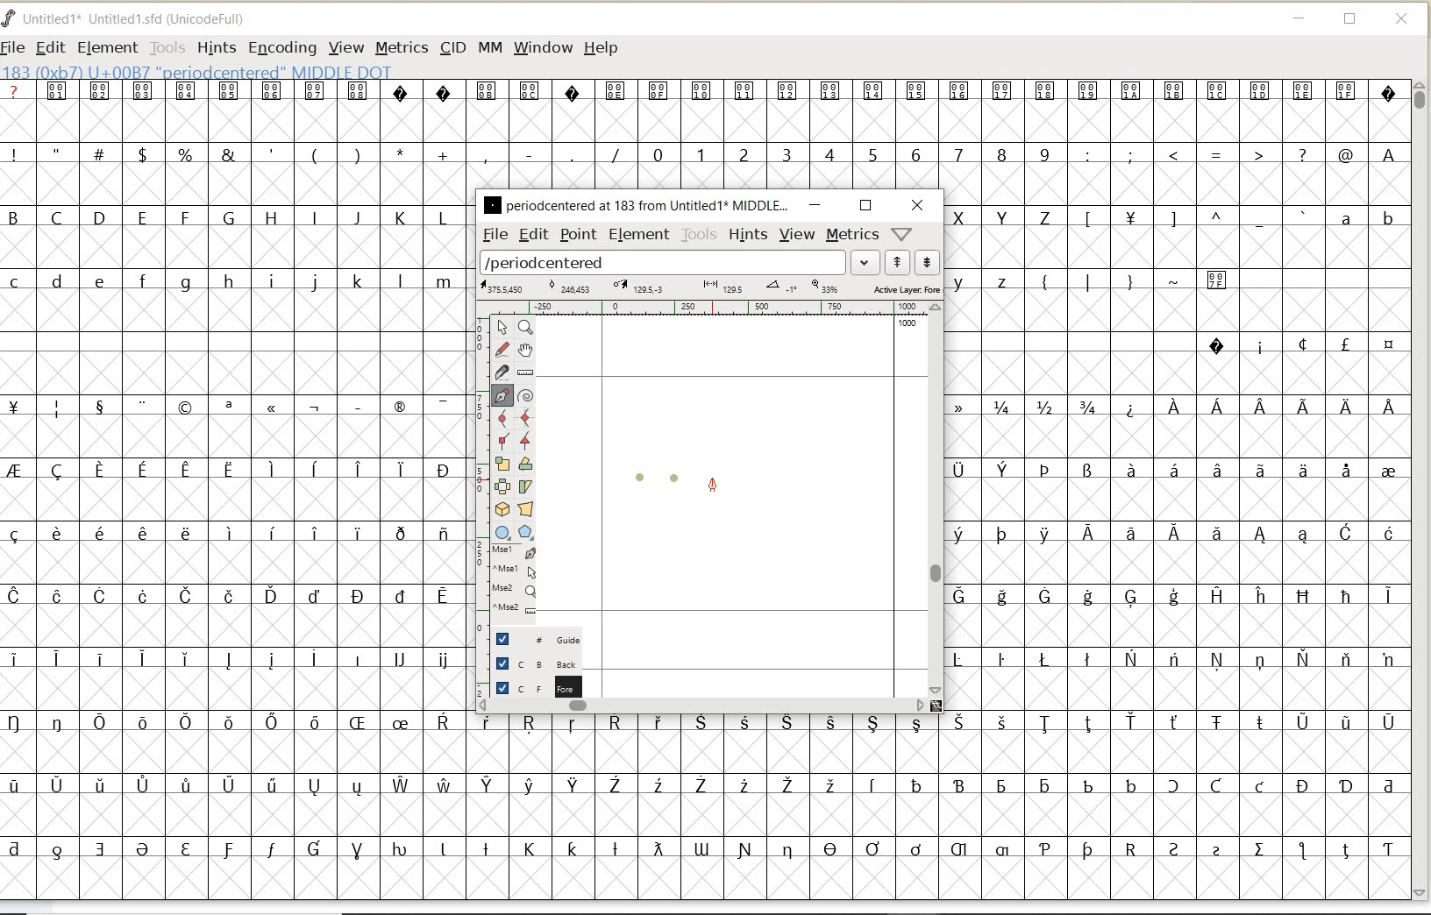 The height and width of the screenshot is (915, 1431). What do you see at coordinates (401, 49) in the screenshot?
I see `METRICS` at bounding box center [401, 49].